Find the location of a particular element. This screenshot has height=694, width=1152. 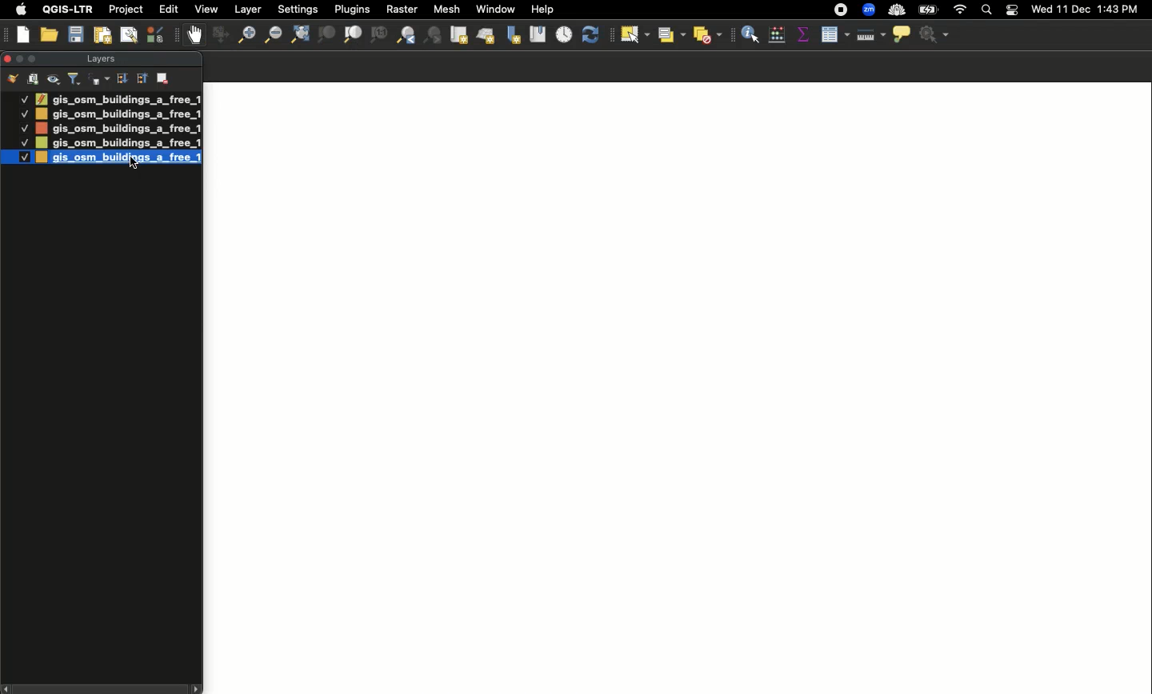

Settings is located at coordinates (299, 10).